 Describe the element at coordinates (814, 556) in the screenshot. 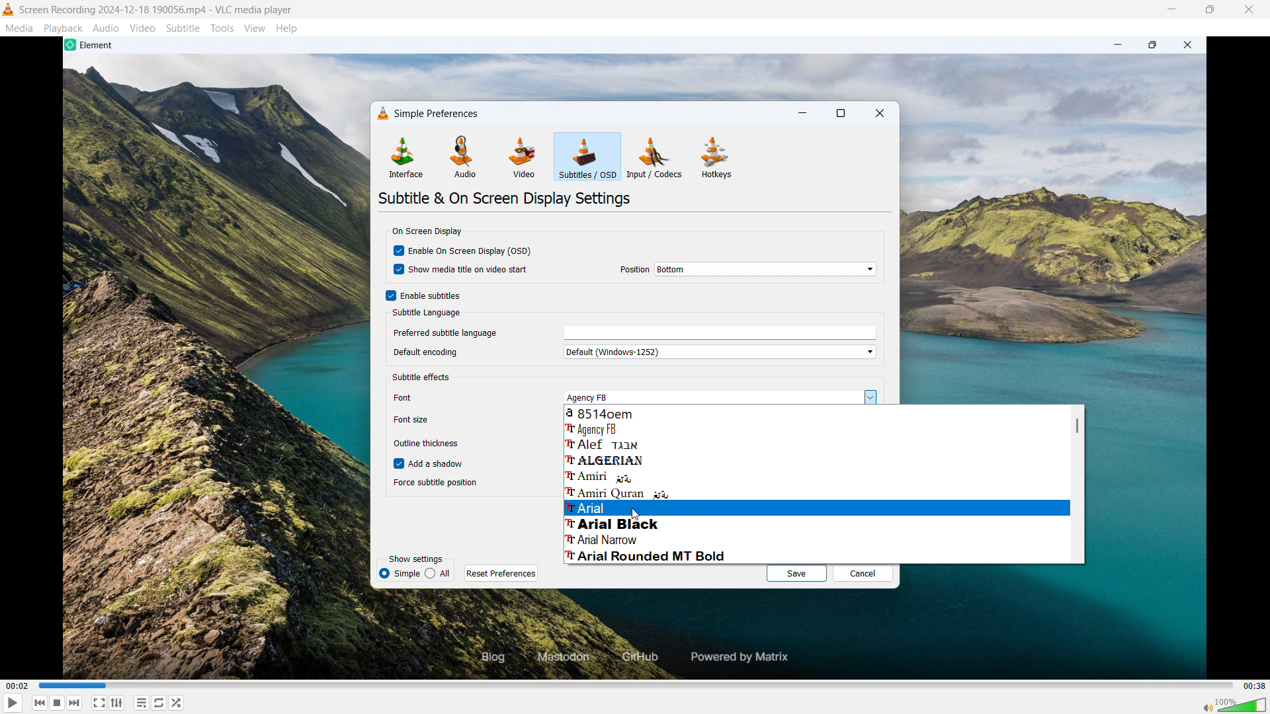

I see `arial rounded MT bold` at that location.